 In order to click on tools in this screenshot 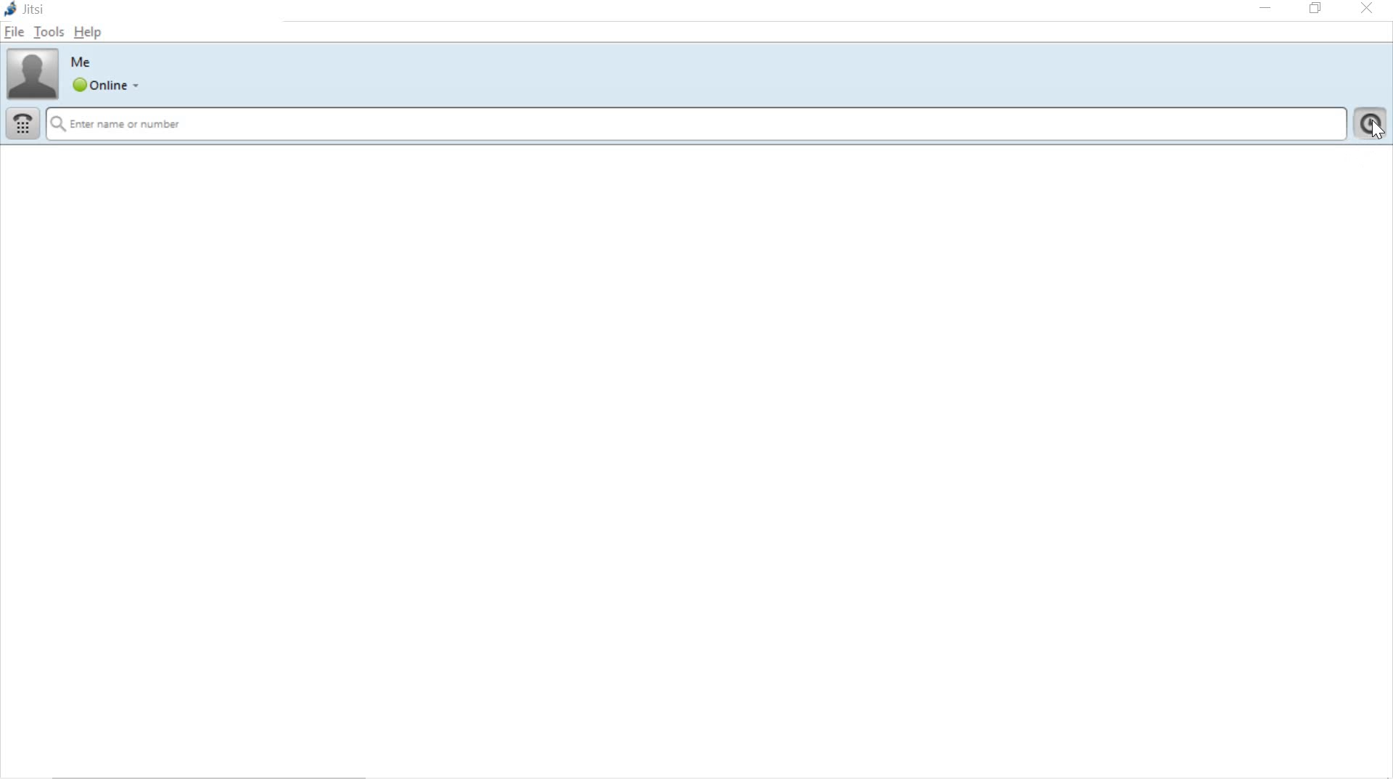, I will do `click(47, 32)`.